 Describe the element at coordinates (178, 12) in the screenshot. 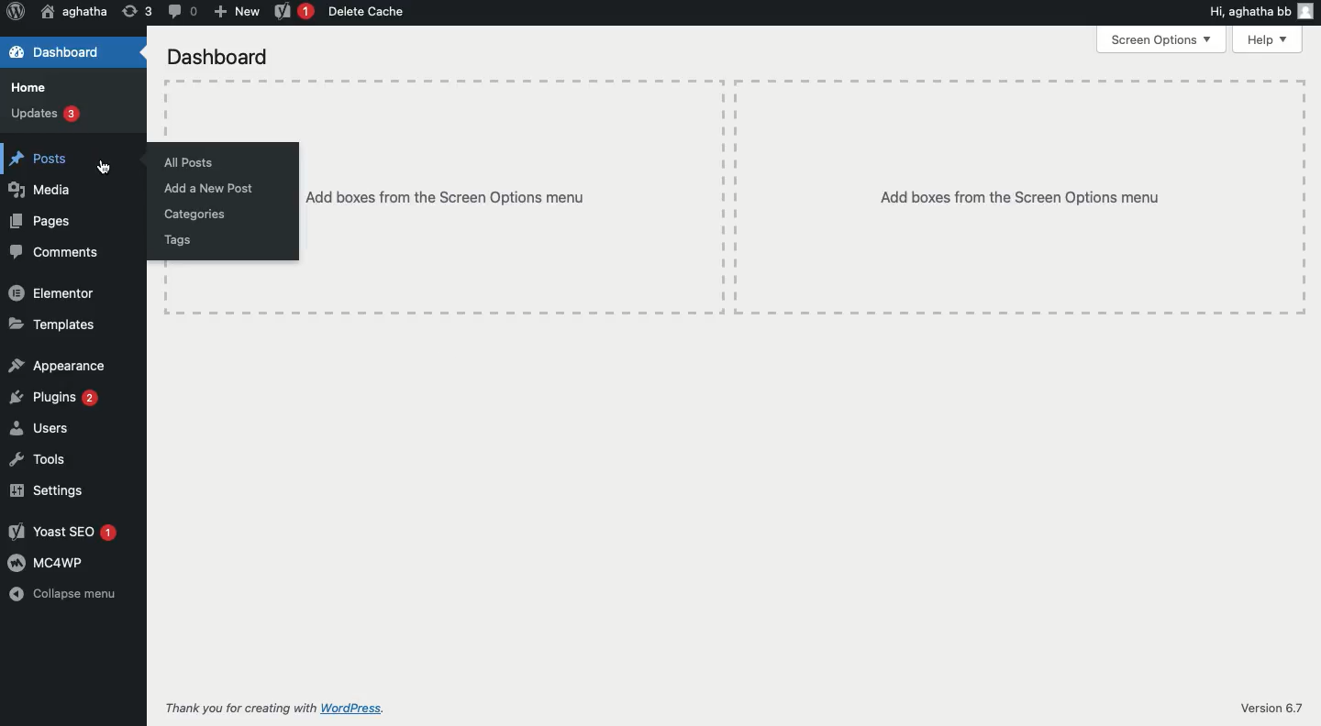

I see `Comment` at that location.